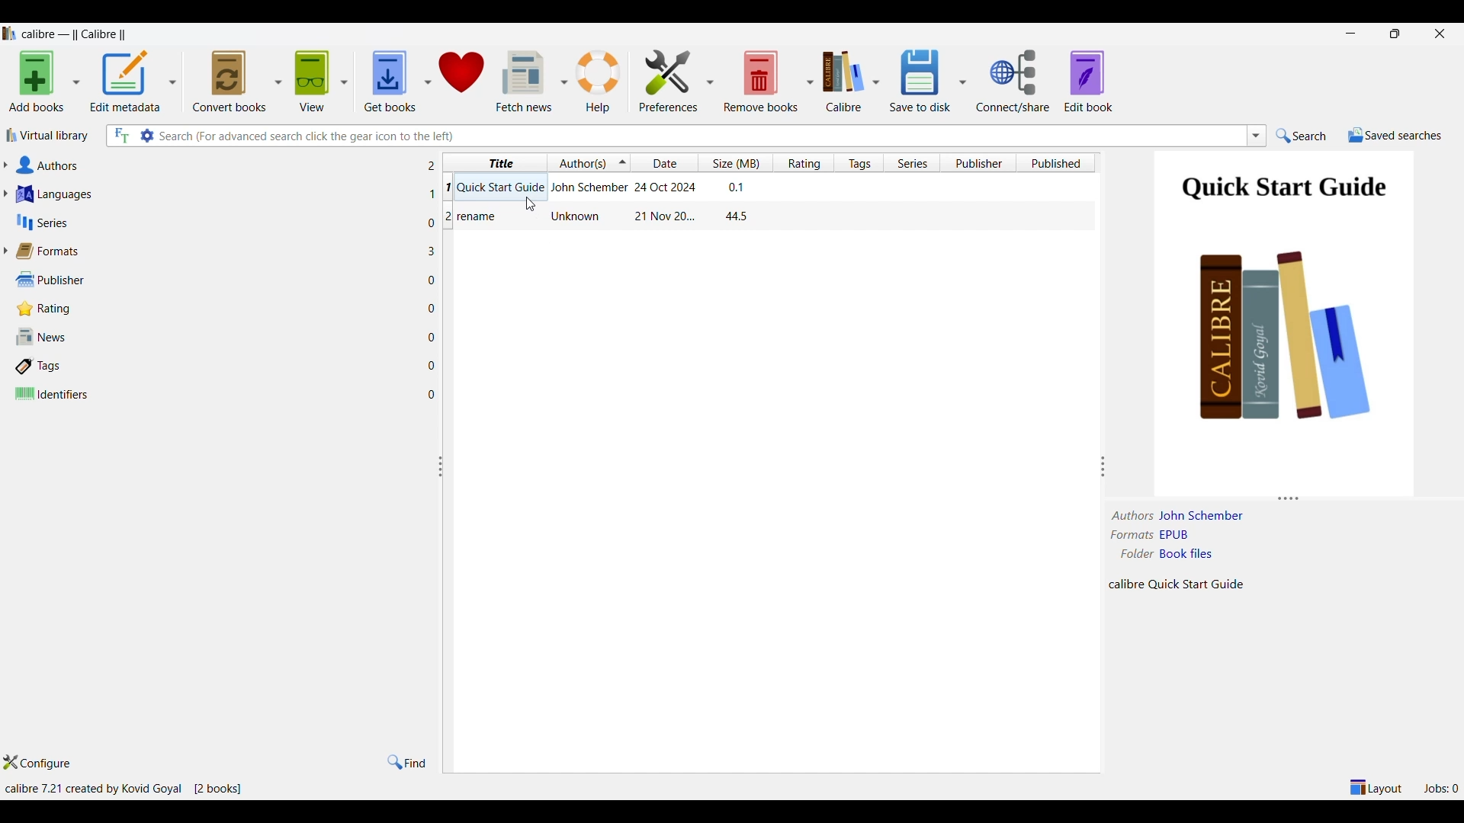 This screenshot has height=823, width=1464. What do you see at coordinates (217, 336) in the screenshot?
I see `News` at bounding box center [217, 336].